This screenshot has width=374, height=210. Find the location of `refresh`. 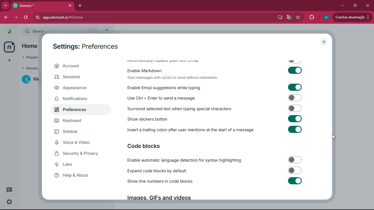

refresh is located at coordinates (27, 17).